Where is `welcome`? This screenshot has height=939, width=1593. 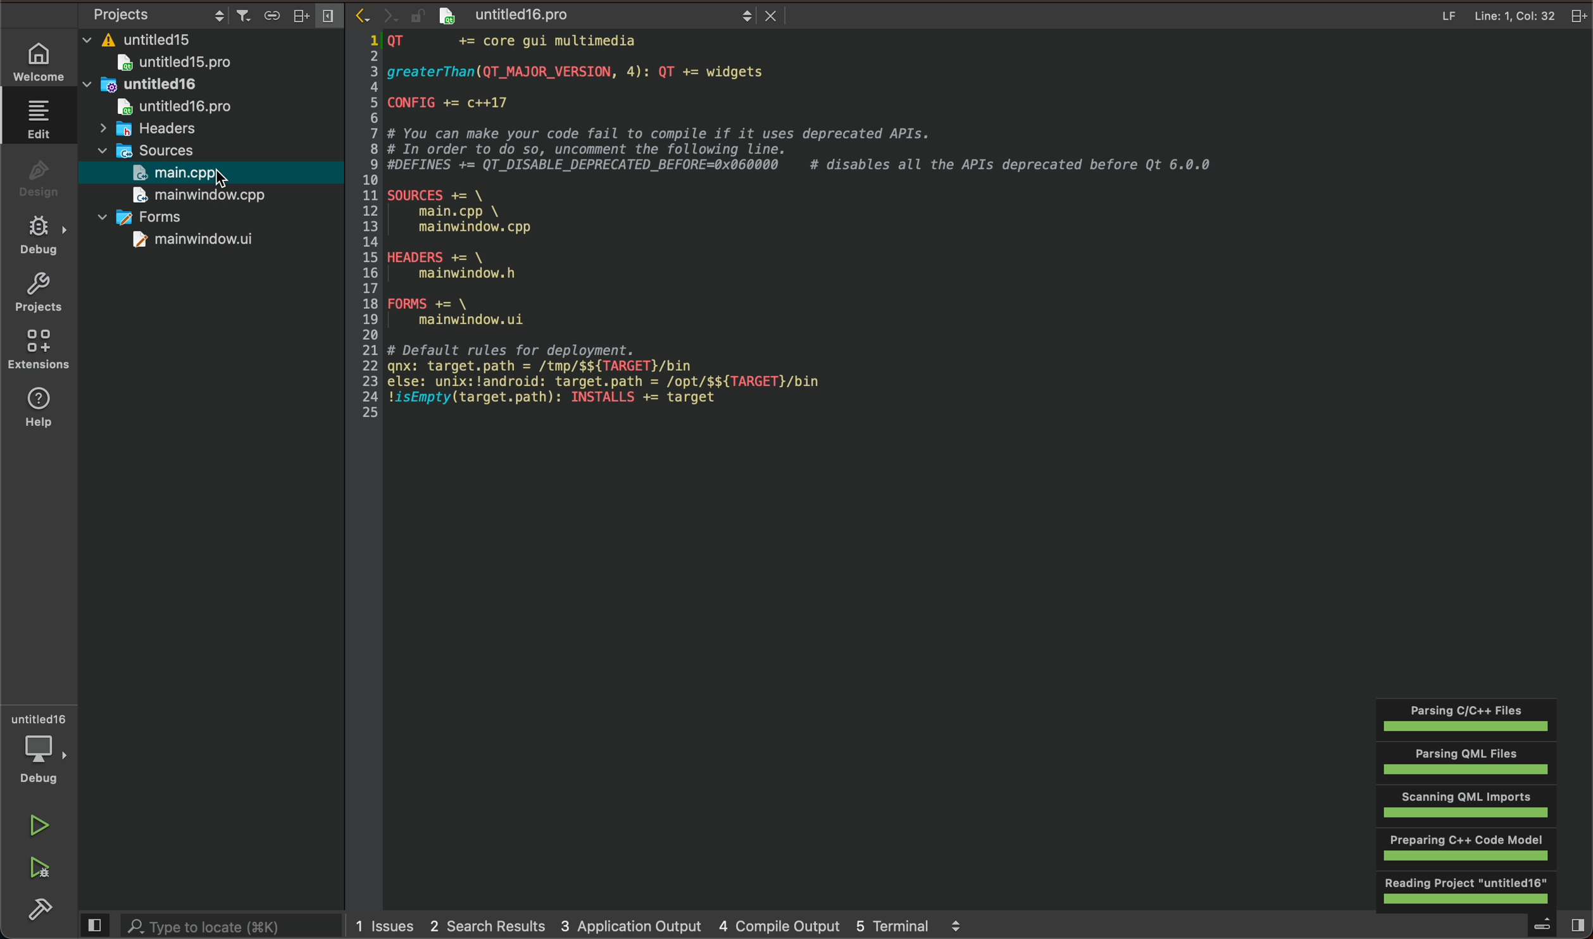 welcome is located at coordinates (42, 59).